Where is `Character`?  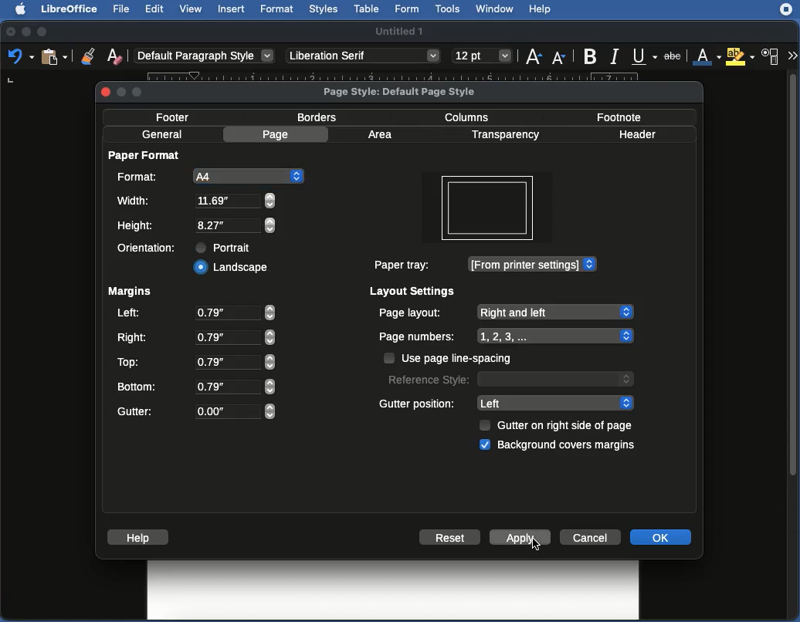 Character is located at coordinates (772, 56).